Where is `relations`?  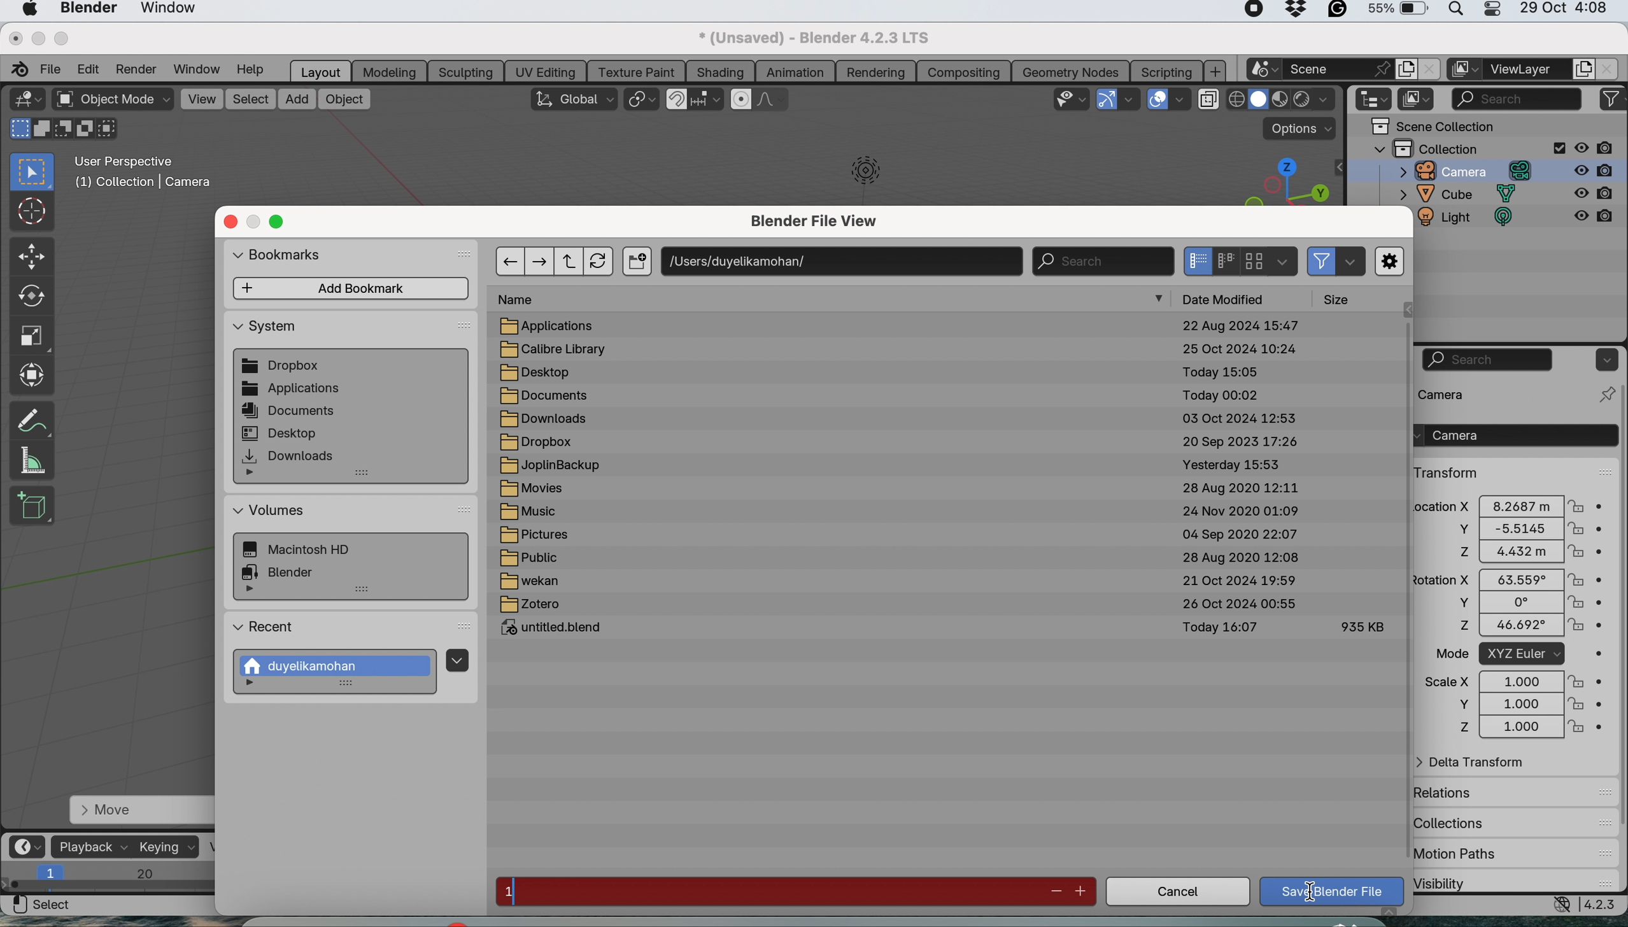 relations is located at coordinates (1472, 792).